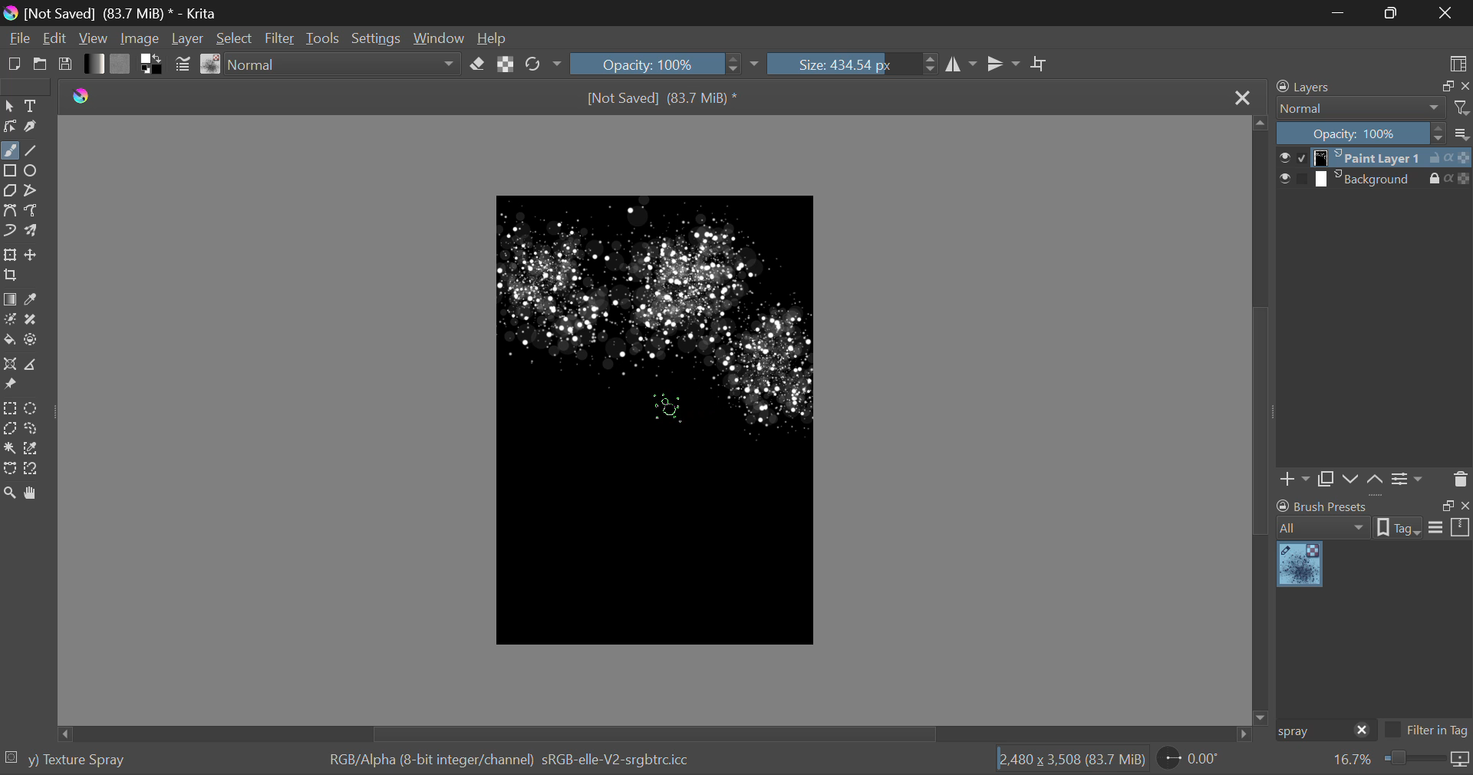 The image size is (1473, 775). What do you see at coordinates (477, 64) in the screenshot?
I see `Eraser` at bounding box center [477, 64].